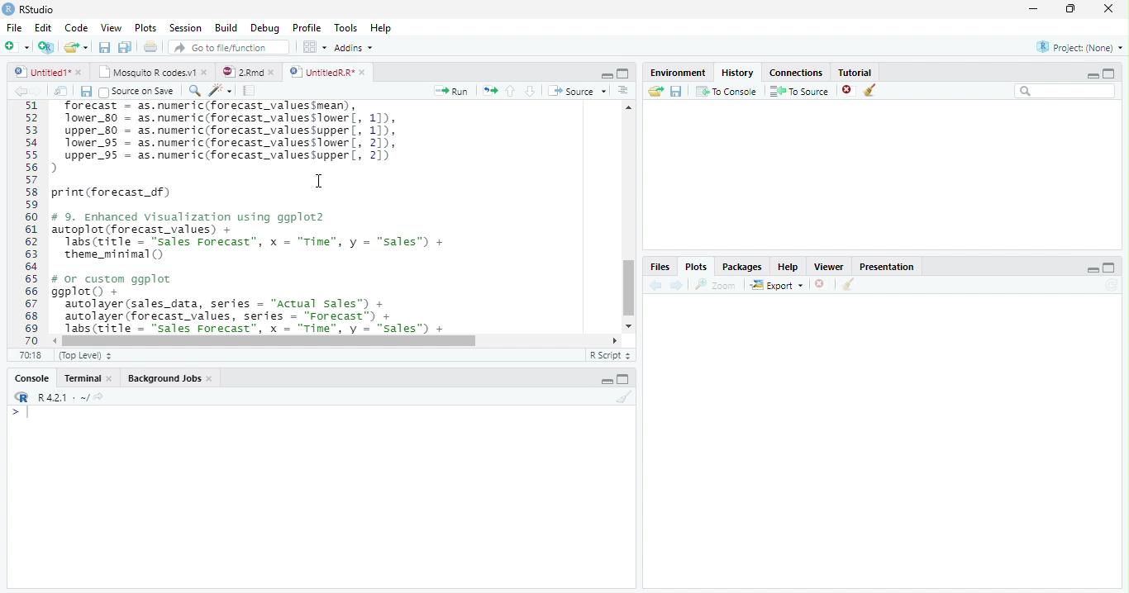  I want to click on Plots, so click(145, 26).